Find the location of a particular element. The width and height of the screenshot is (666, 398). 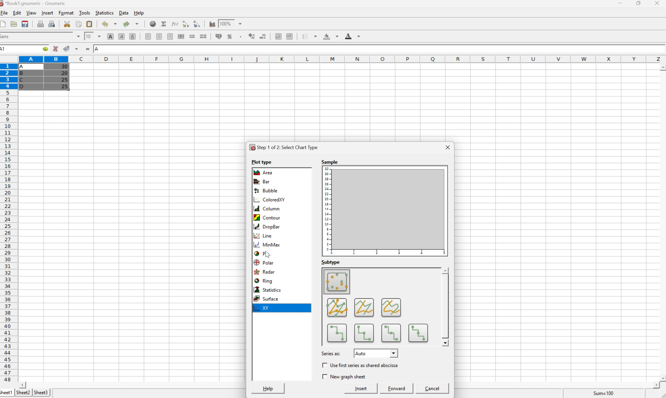

Restore Down is located at coordinates (640, 3).